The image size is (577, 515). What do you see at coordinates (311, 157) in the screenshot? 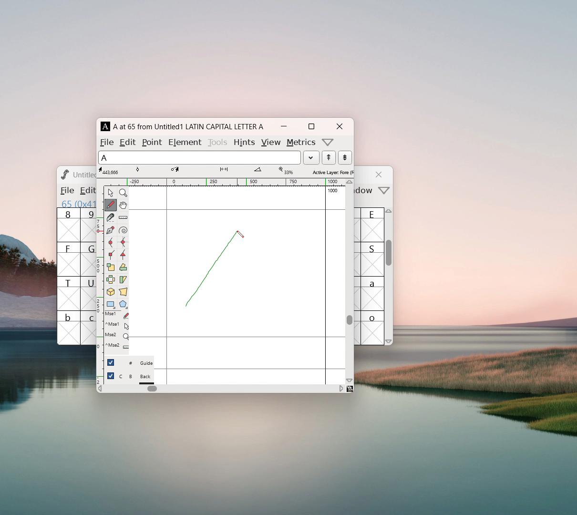
I see `load word list` at bounding box center [311, 157].